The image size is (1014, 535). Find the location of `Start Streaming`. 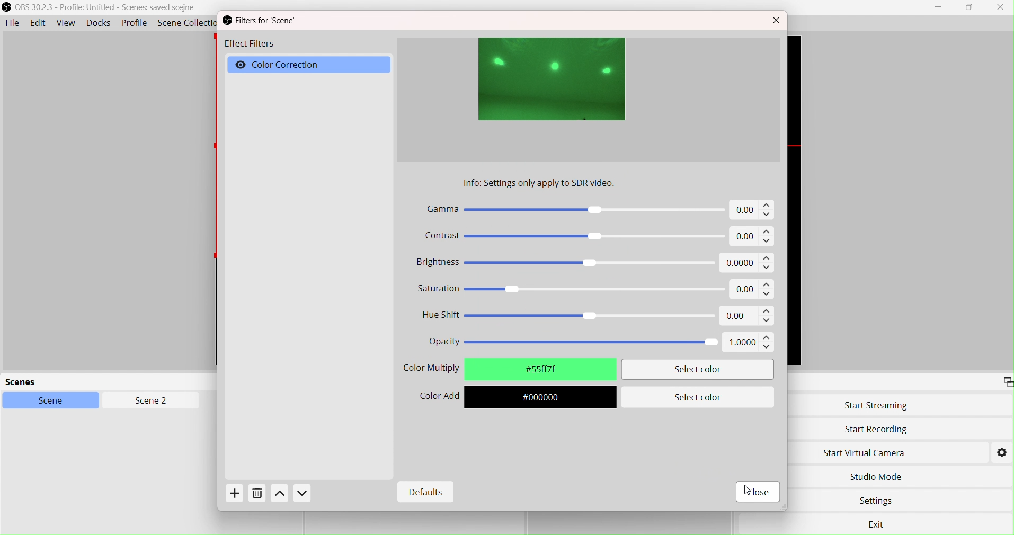

Start Streaming is located at coordinates (877, 405).